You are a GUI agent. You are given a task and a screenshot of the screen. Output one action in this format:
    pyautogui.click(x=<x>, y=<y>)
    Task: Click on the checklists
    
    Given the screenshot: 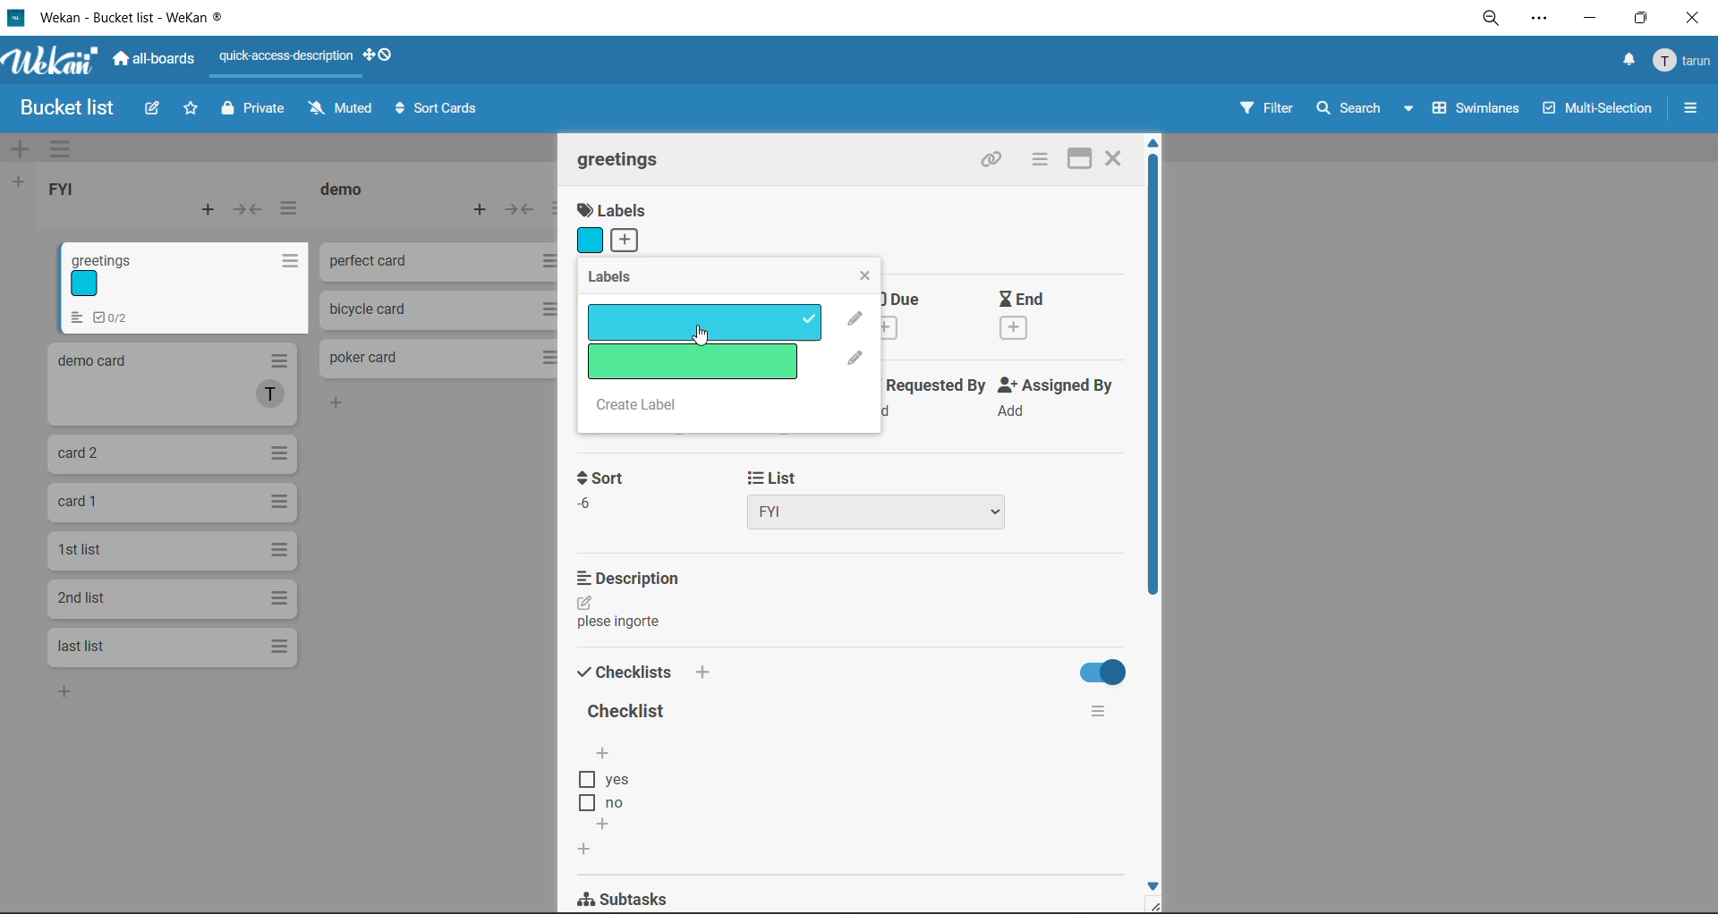 What is the action you would take?
    pyautogui.click(x=640, y=672)
    